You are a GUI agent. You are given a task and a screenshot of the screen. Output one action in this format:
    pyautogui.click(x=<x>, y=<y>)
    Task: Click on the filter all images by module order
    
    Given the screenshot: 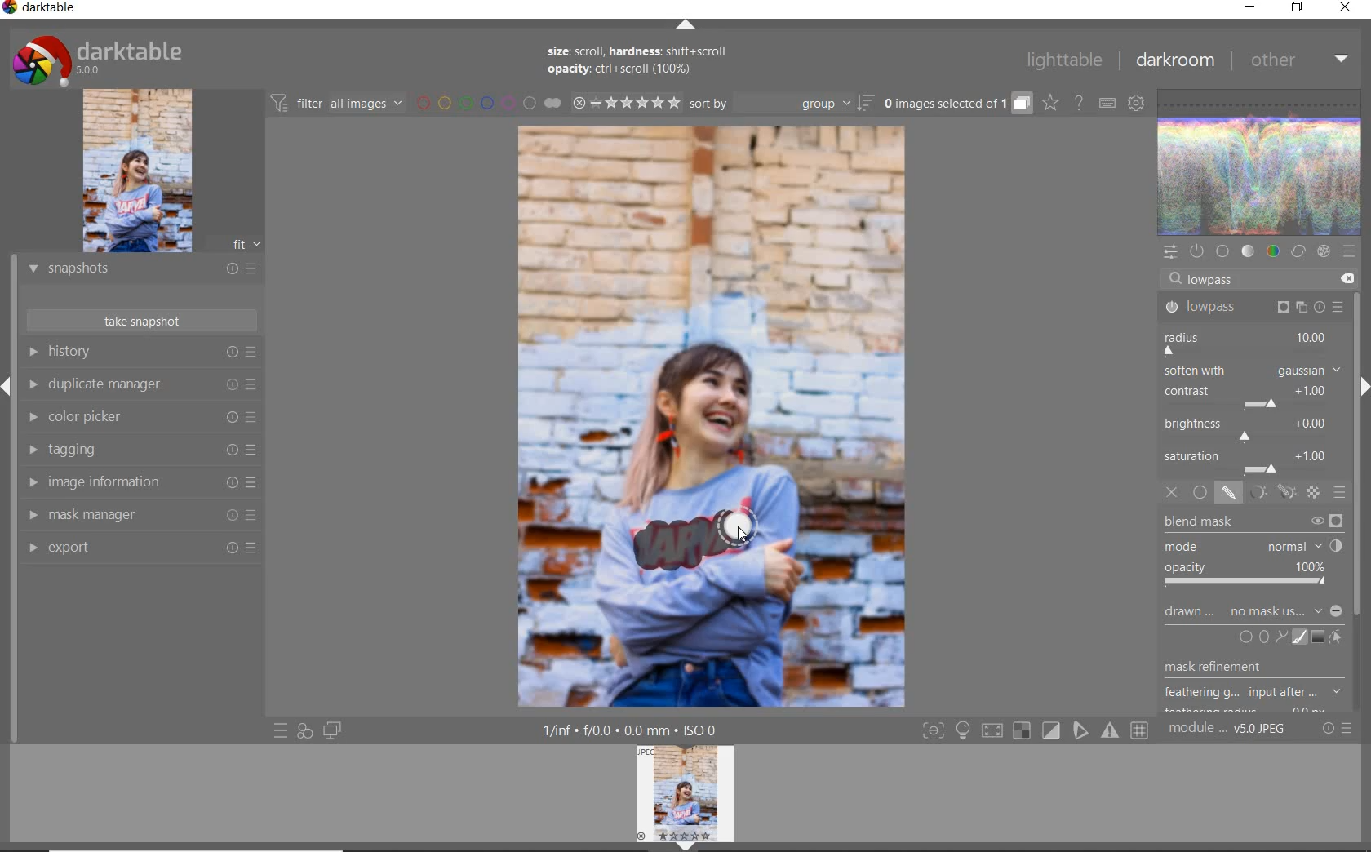 What is the action you would take?
    pyautogui.click(x=338, y=104)
    